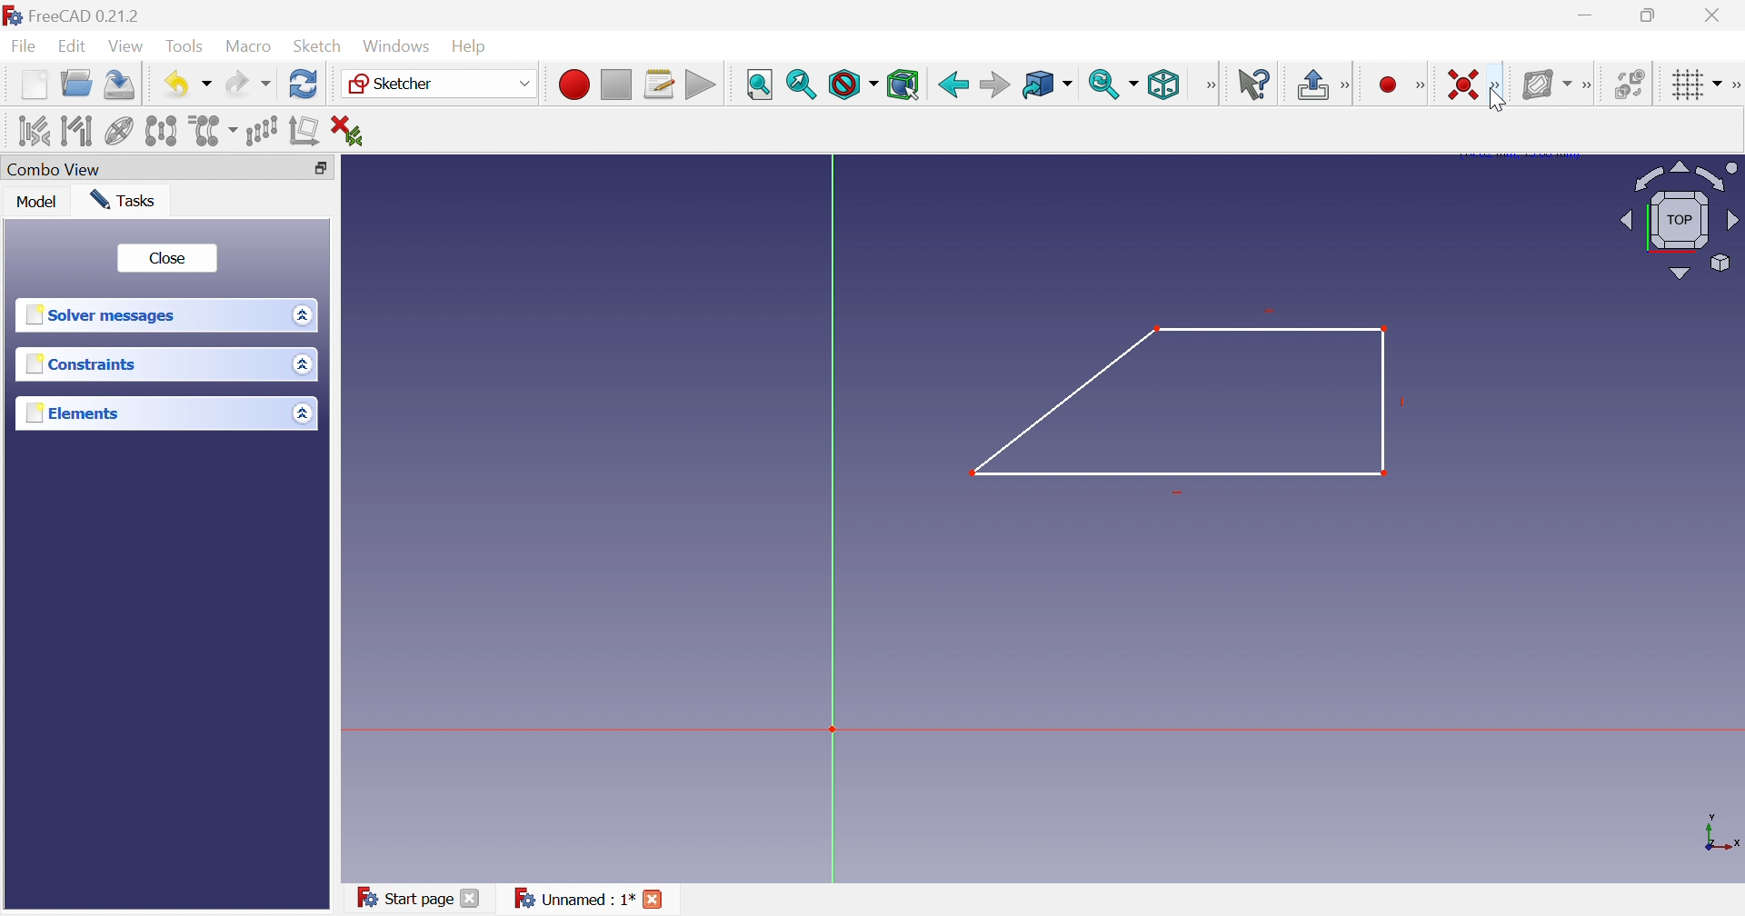 Image resolution: width=1745 pixels, height=916 pixels. I want to click on Back, so click(952, 83).